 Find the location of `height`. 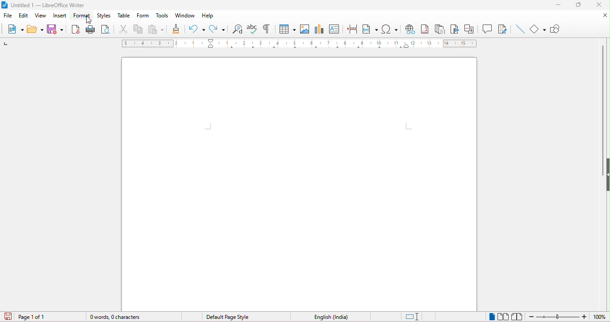

height is located at coordinates (606, 172).